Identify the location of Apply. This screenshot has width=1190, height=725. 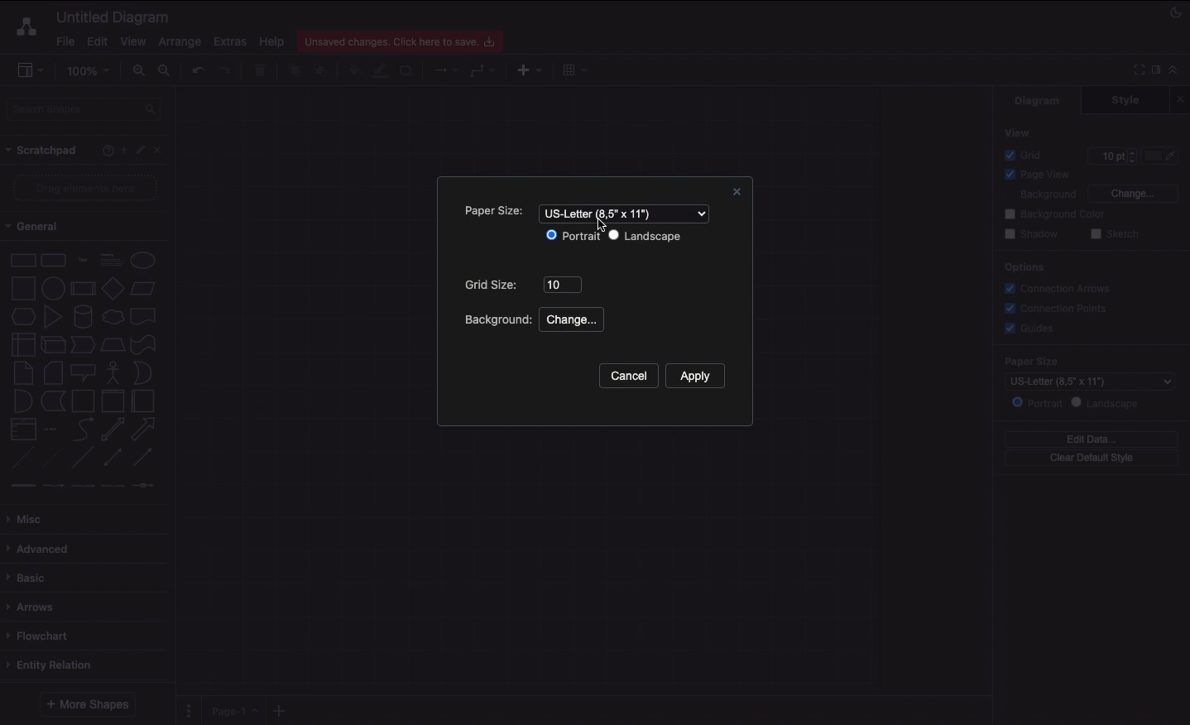
(703, 376).